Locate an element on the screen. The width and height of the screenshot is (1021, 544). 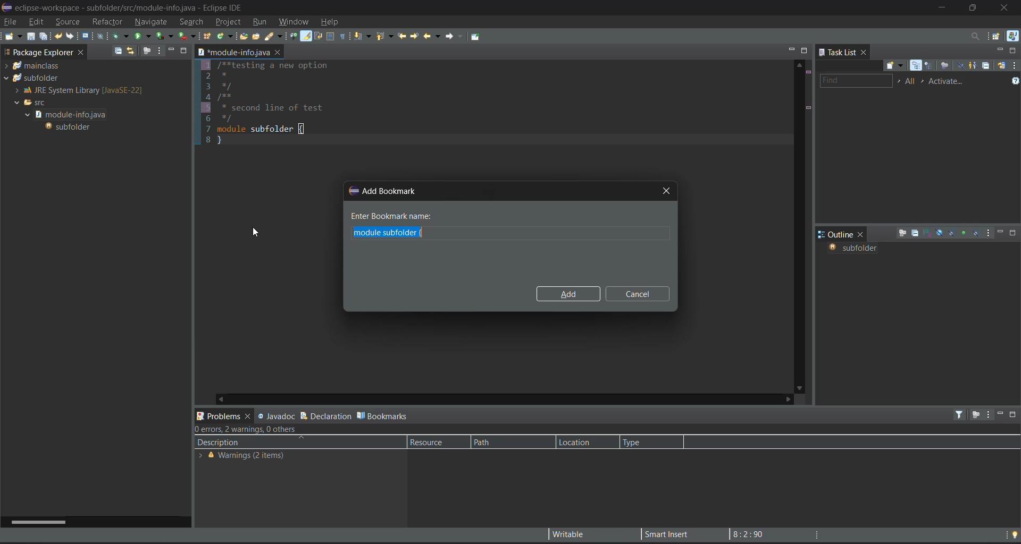
eclipse logo is located at coordinates (6, 5).